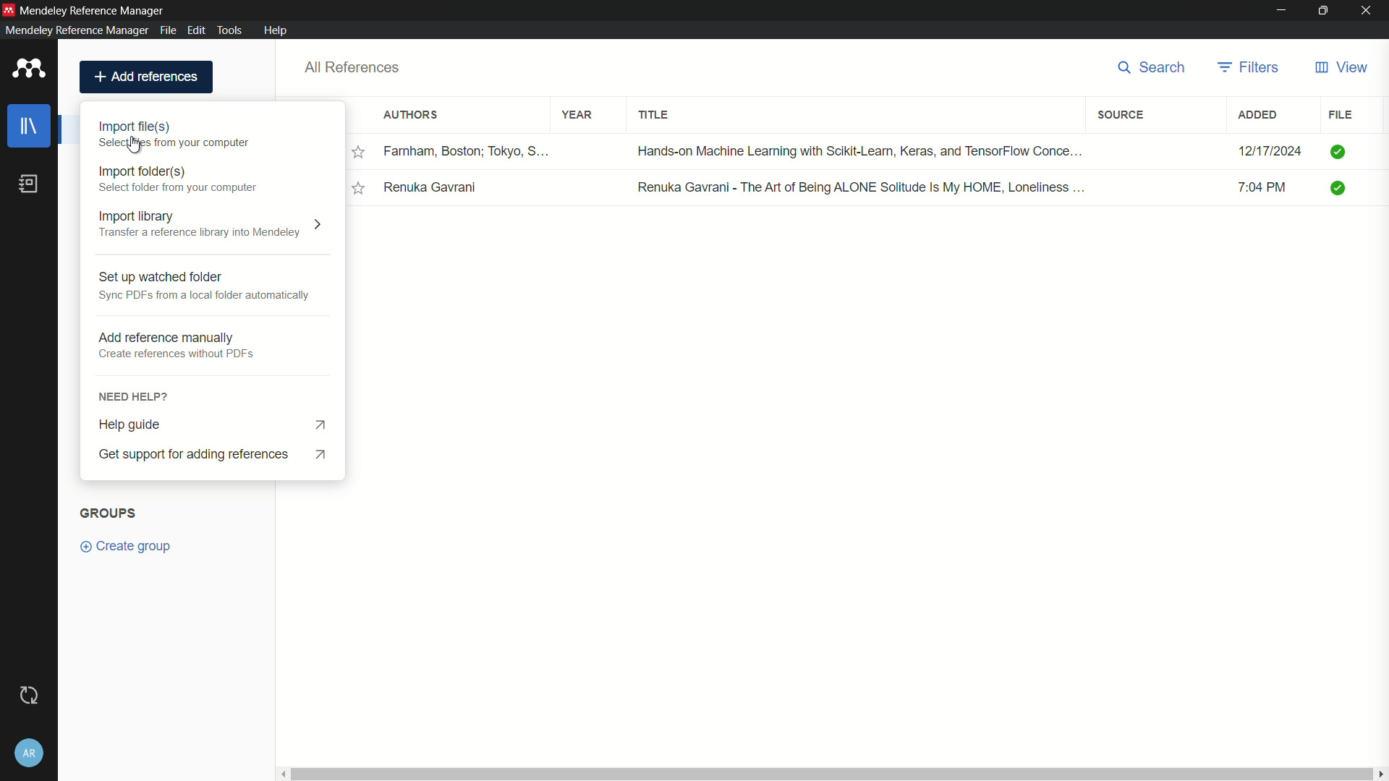 The image size is (1389, 781). Describe the element at coordinates (146, 77) in the screenshot. I see `add references` at that location.